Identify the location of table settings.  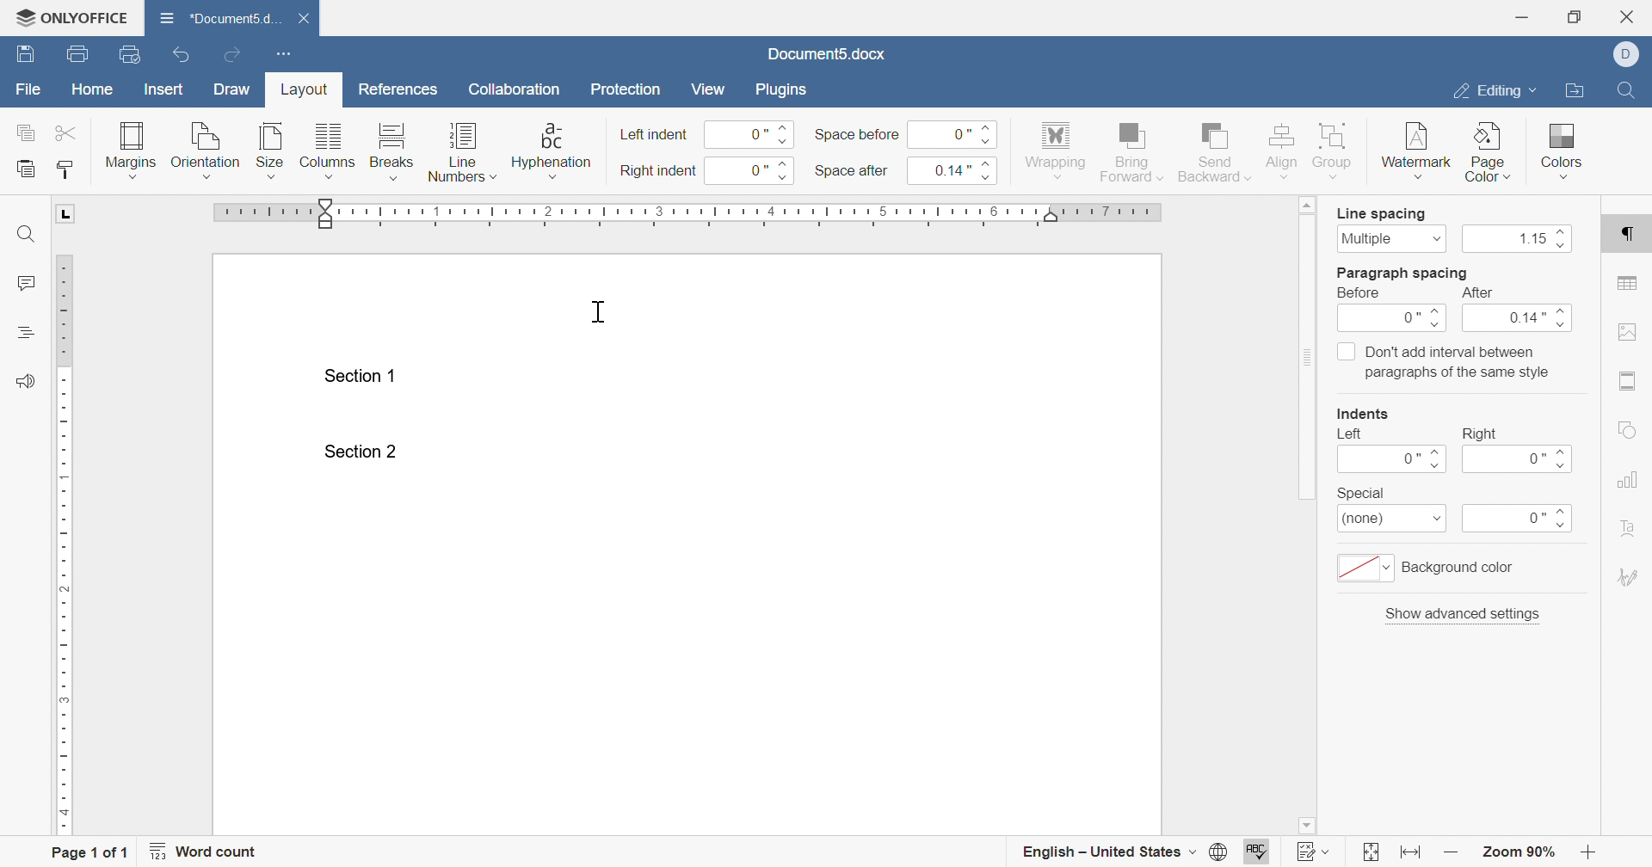
(1629, 283).